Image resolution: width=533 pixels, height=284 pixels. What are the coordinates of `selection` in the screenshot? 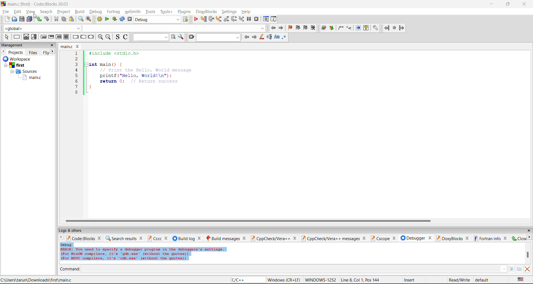 It's located at (33, 37).